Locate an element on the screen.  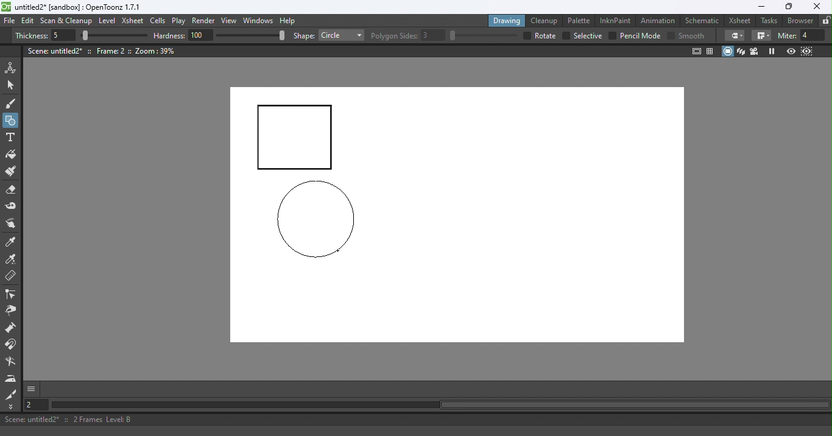
Pinch tool is located at coordinates (10, 312).